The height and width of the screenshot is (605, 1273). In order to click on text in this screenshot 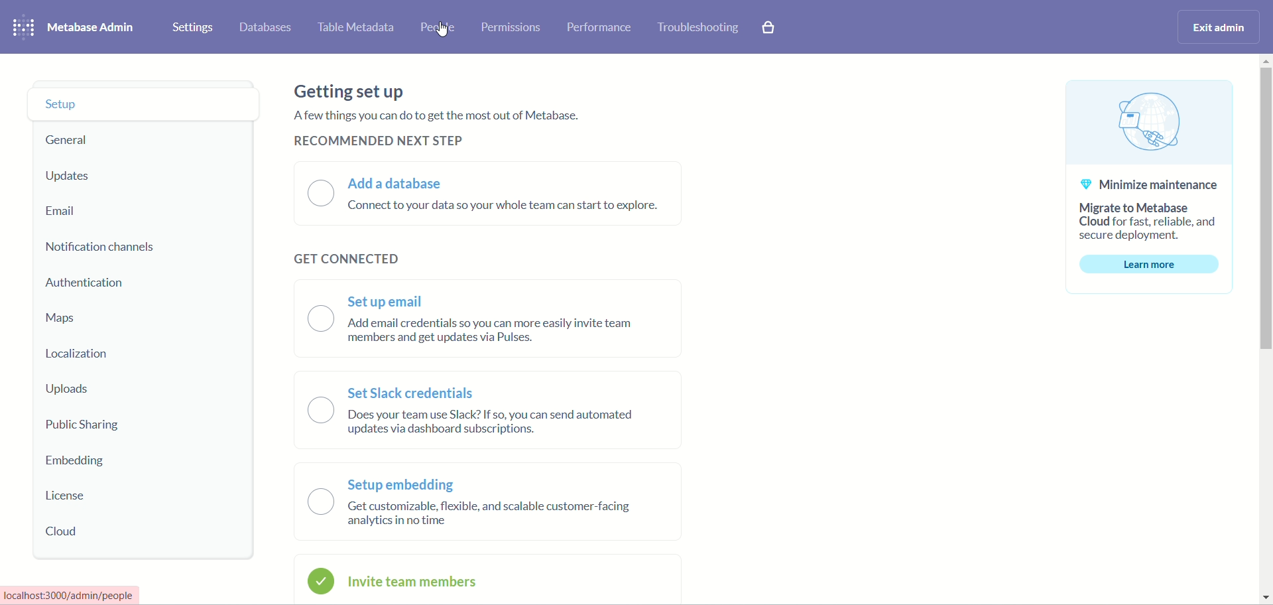, I will do `click(1148, 191)`.